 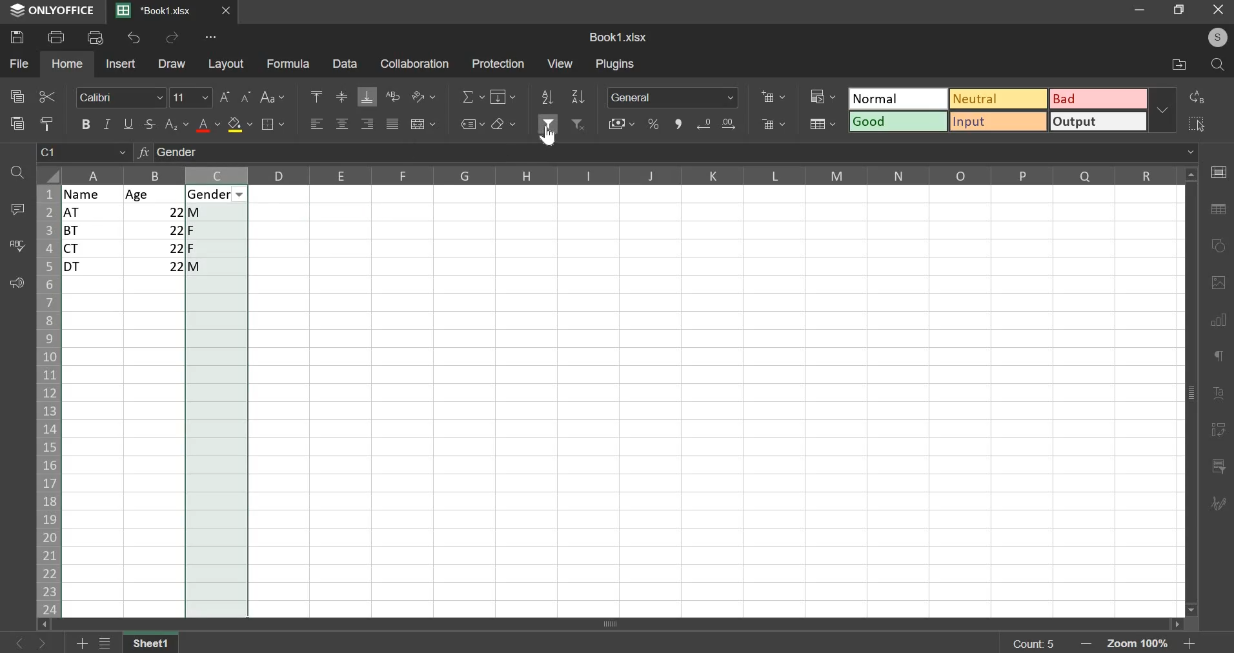 What do you see at coordinates (706, 124) in the screenshot?
I see `decrease decimal` at bounding box center [706, 124].